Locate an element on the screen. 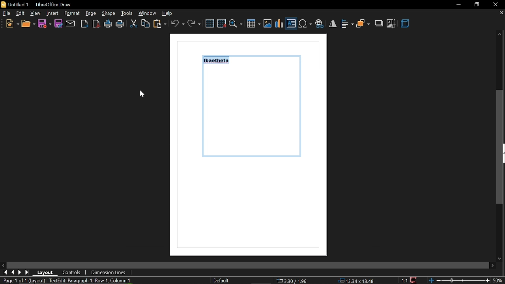 This screenshot has height=284, width=505. zoom change is located at coordinates (467, 281).